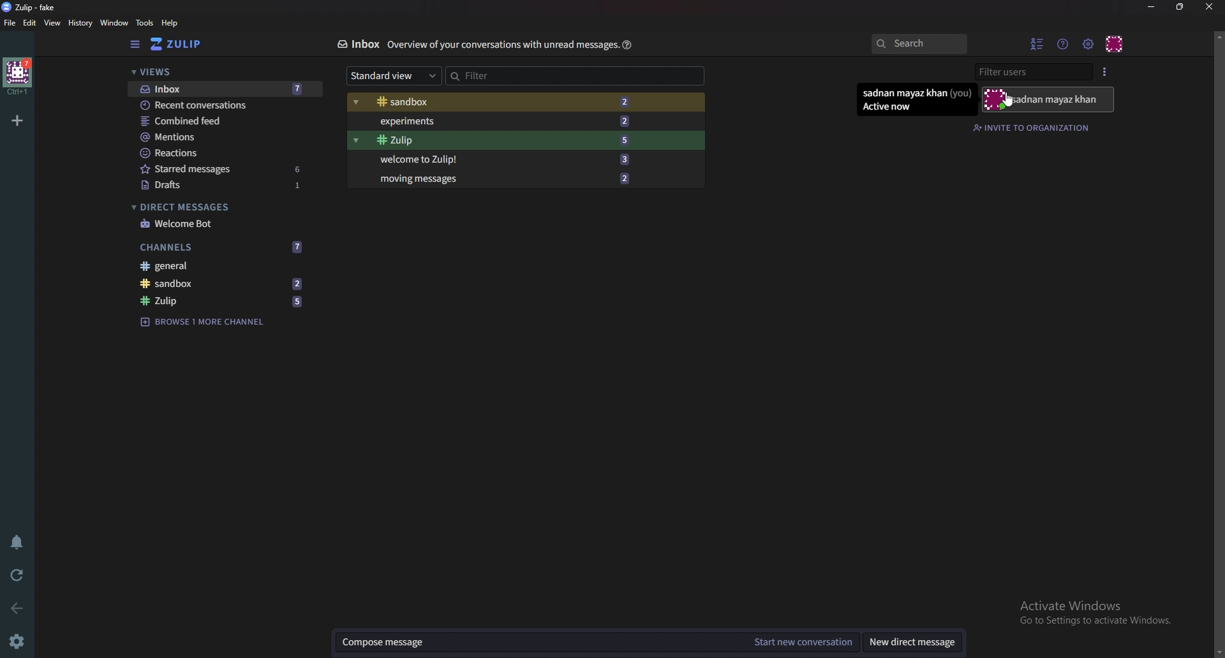 This screenshot has height=658, width=1225. I want to click on close, so click(1208, 8).